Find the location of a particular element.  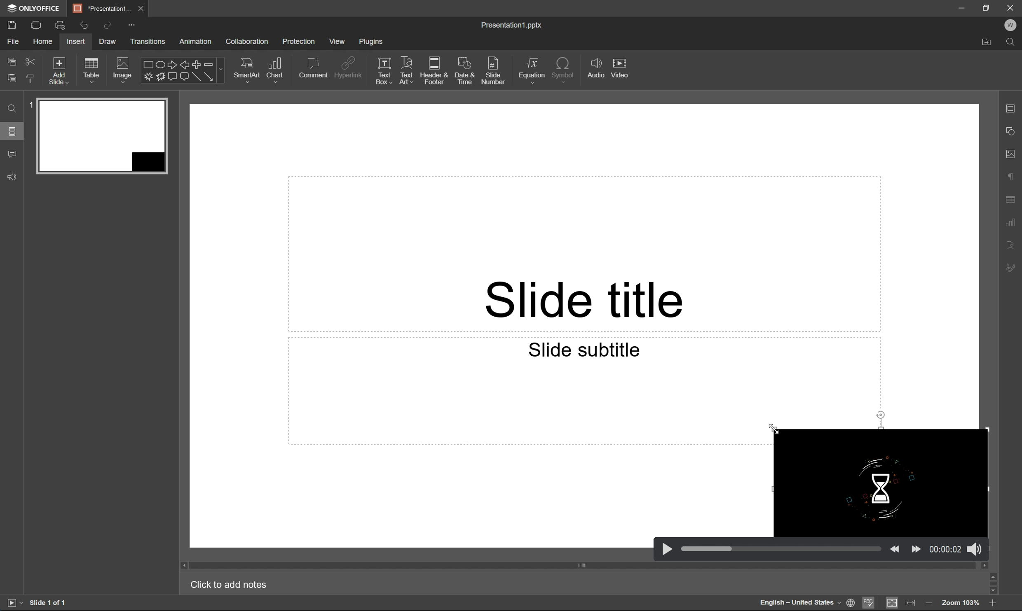

zoom out is located at coordinates (995, 605).